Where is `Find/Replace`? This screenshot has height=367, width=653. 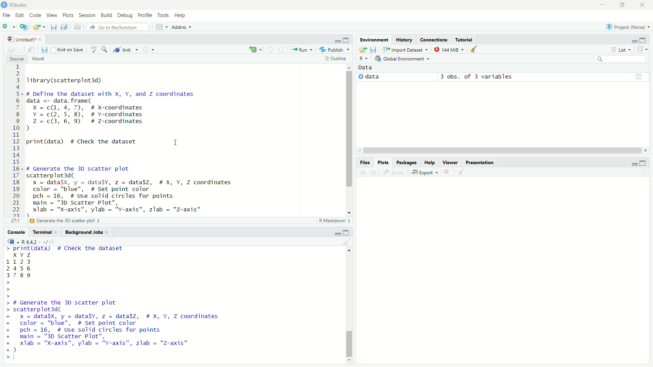 Find/Replace is located at coordinates (106, 50).